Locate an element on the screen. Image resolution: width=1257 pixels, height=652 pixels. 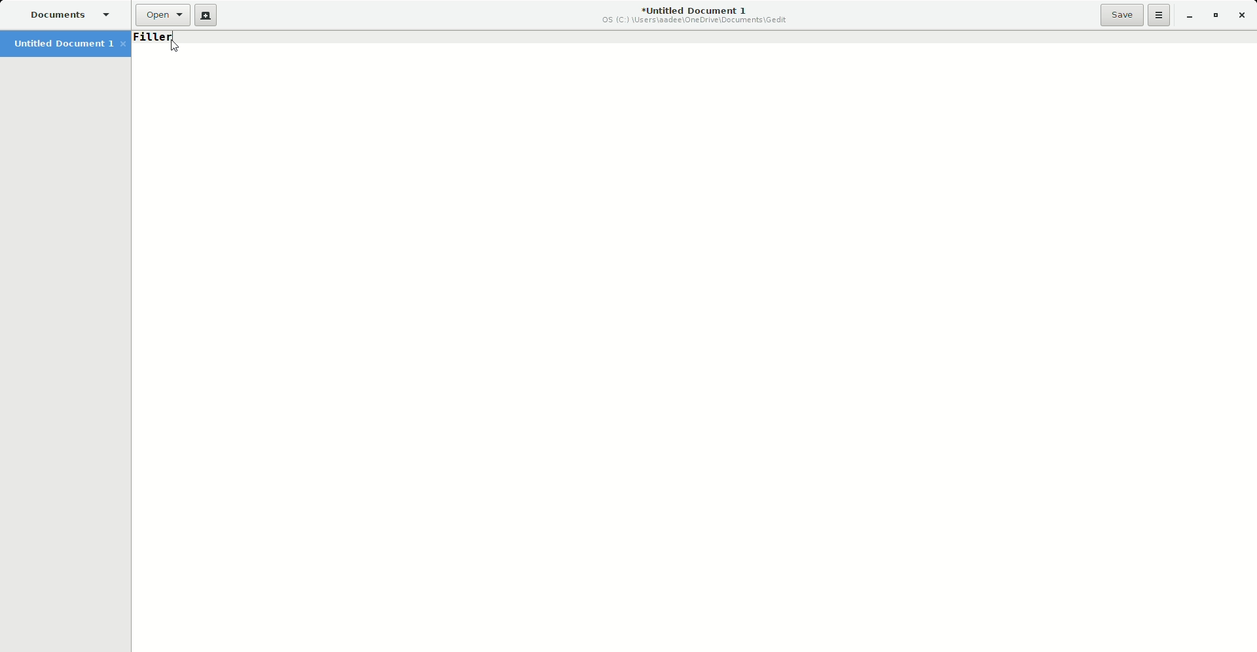
Untitled Document 1 is located at coordinates (691, 16).